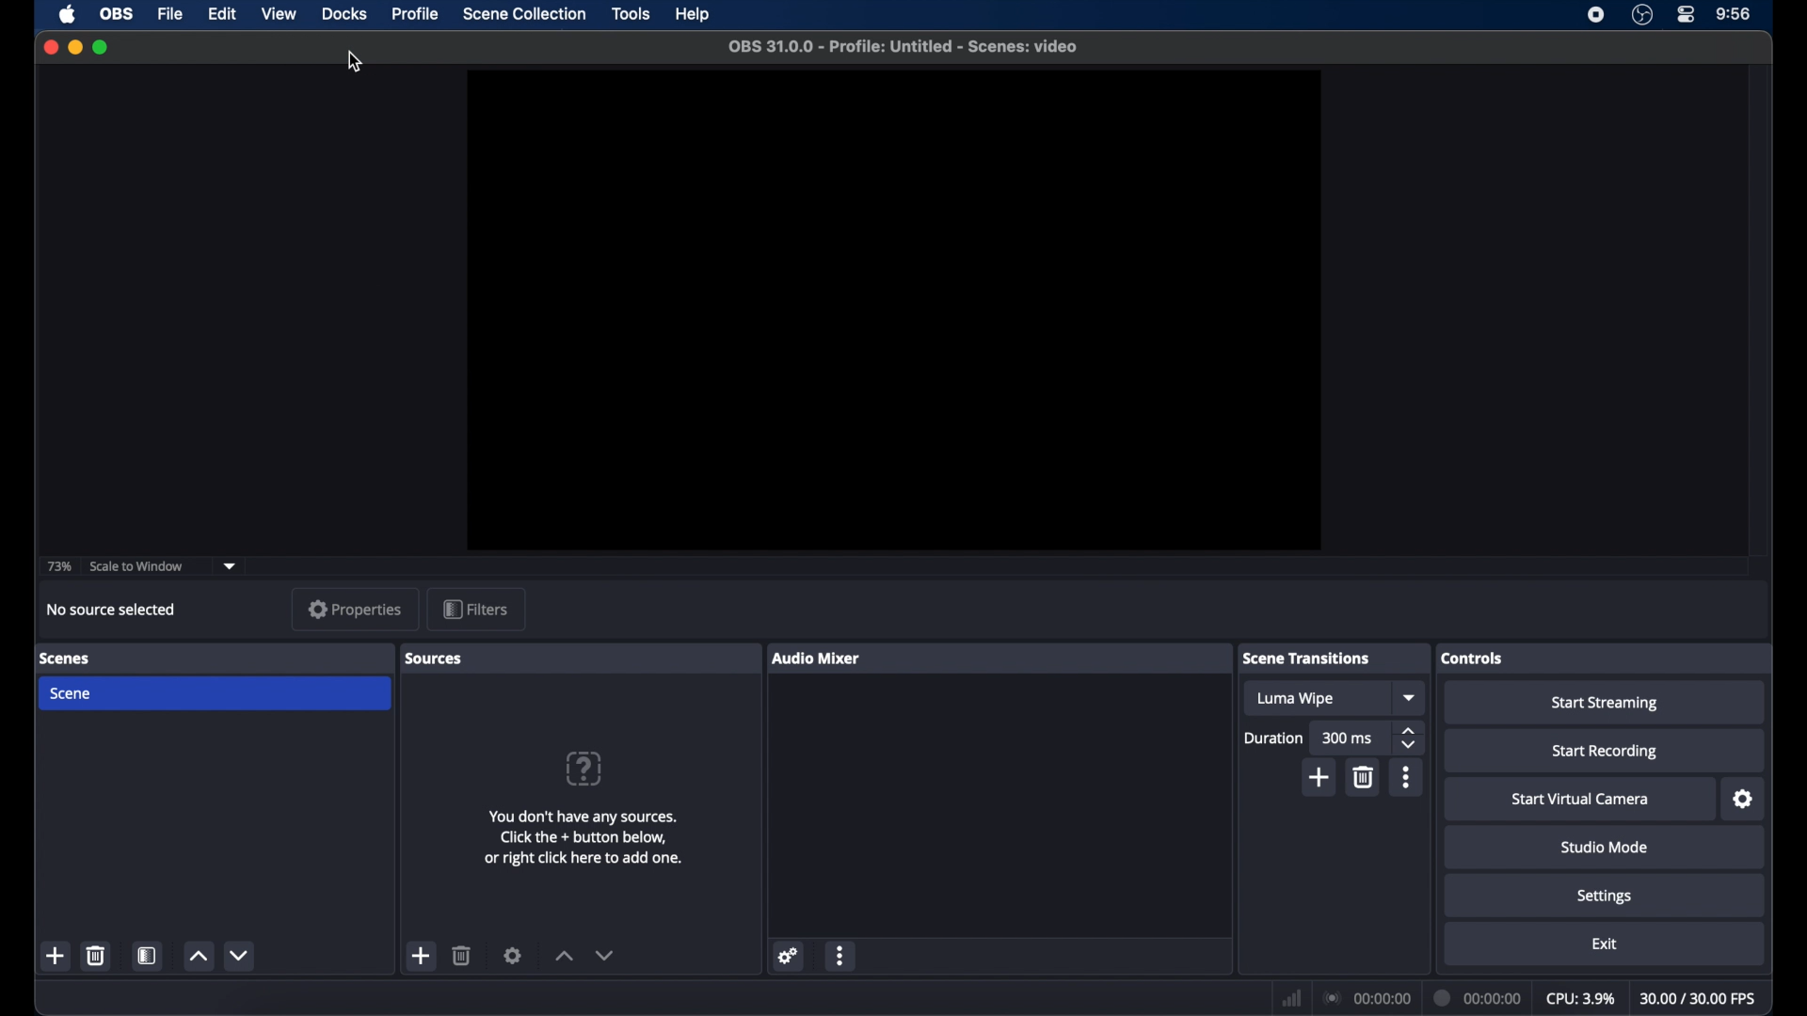 This screenshot has height=1016, width=1807. Describe the element at coordinates (564, 956) in the screenshot. I see `increment` at that location.